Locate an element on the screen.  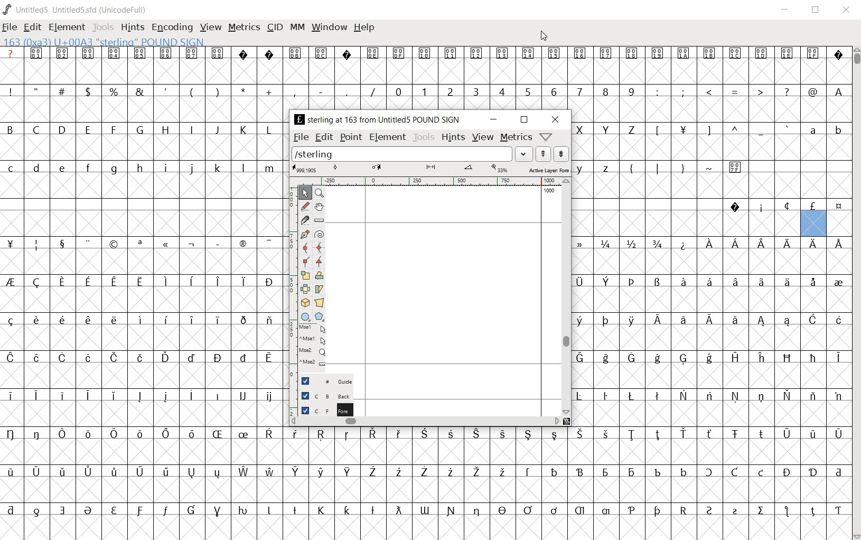
Symbol is located at coordinates (269, 359).